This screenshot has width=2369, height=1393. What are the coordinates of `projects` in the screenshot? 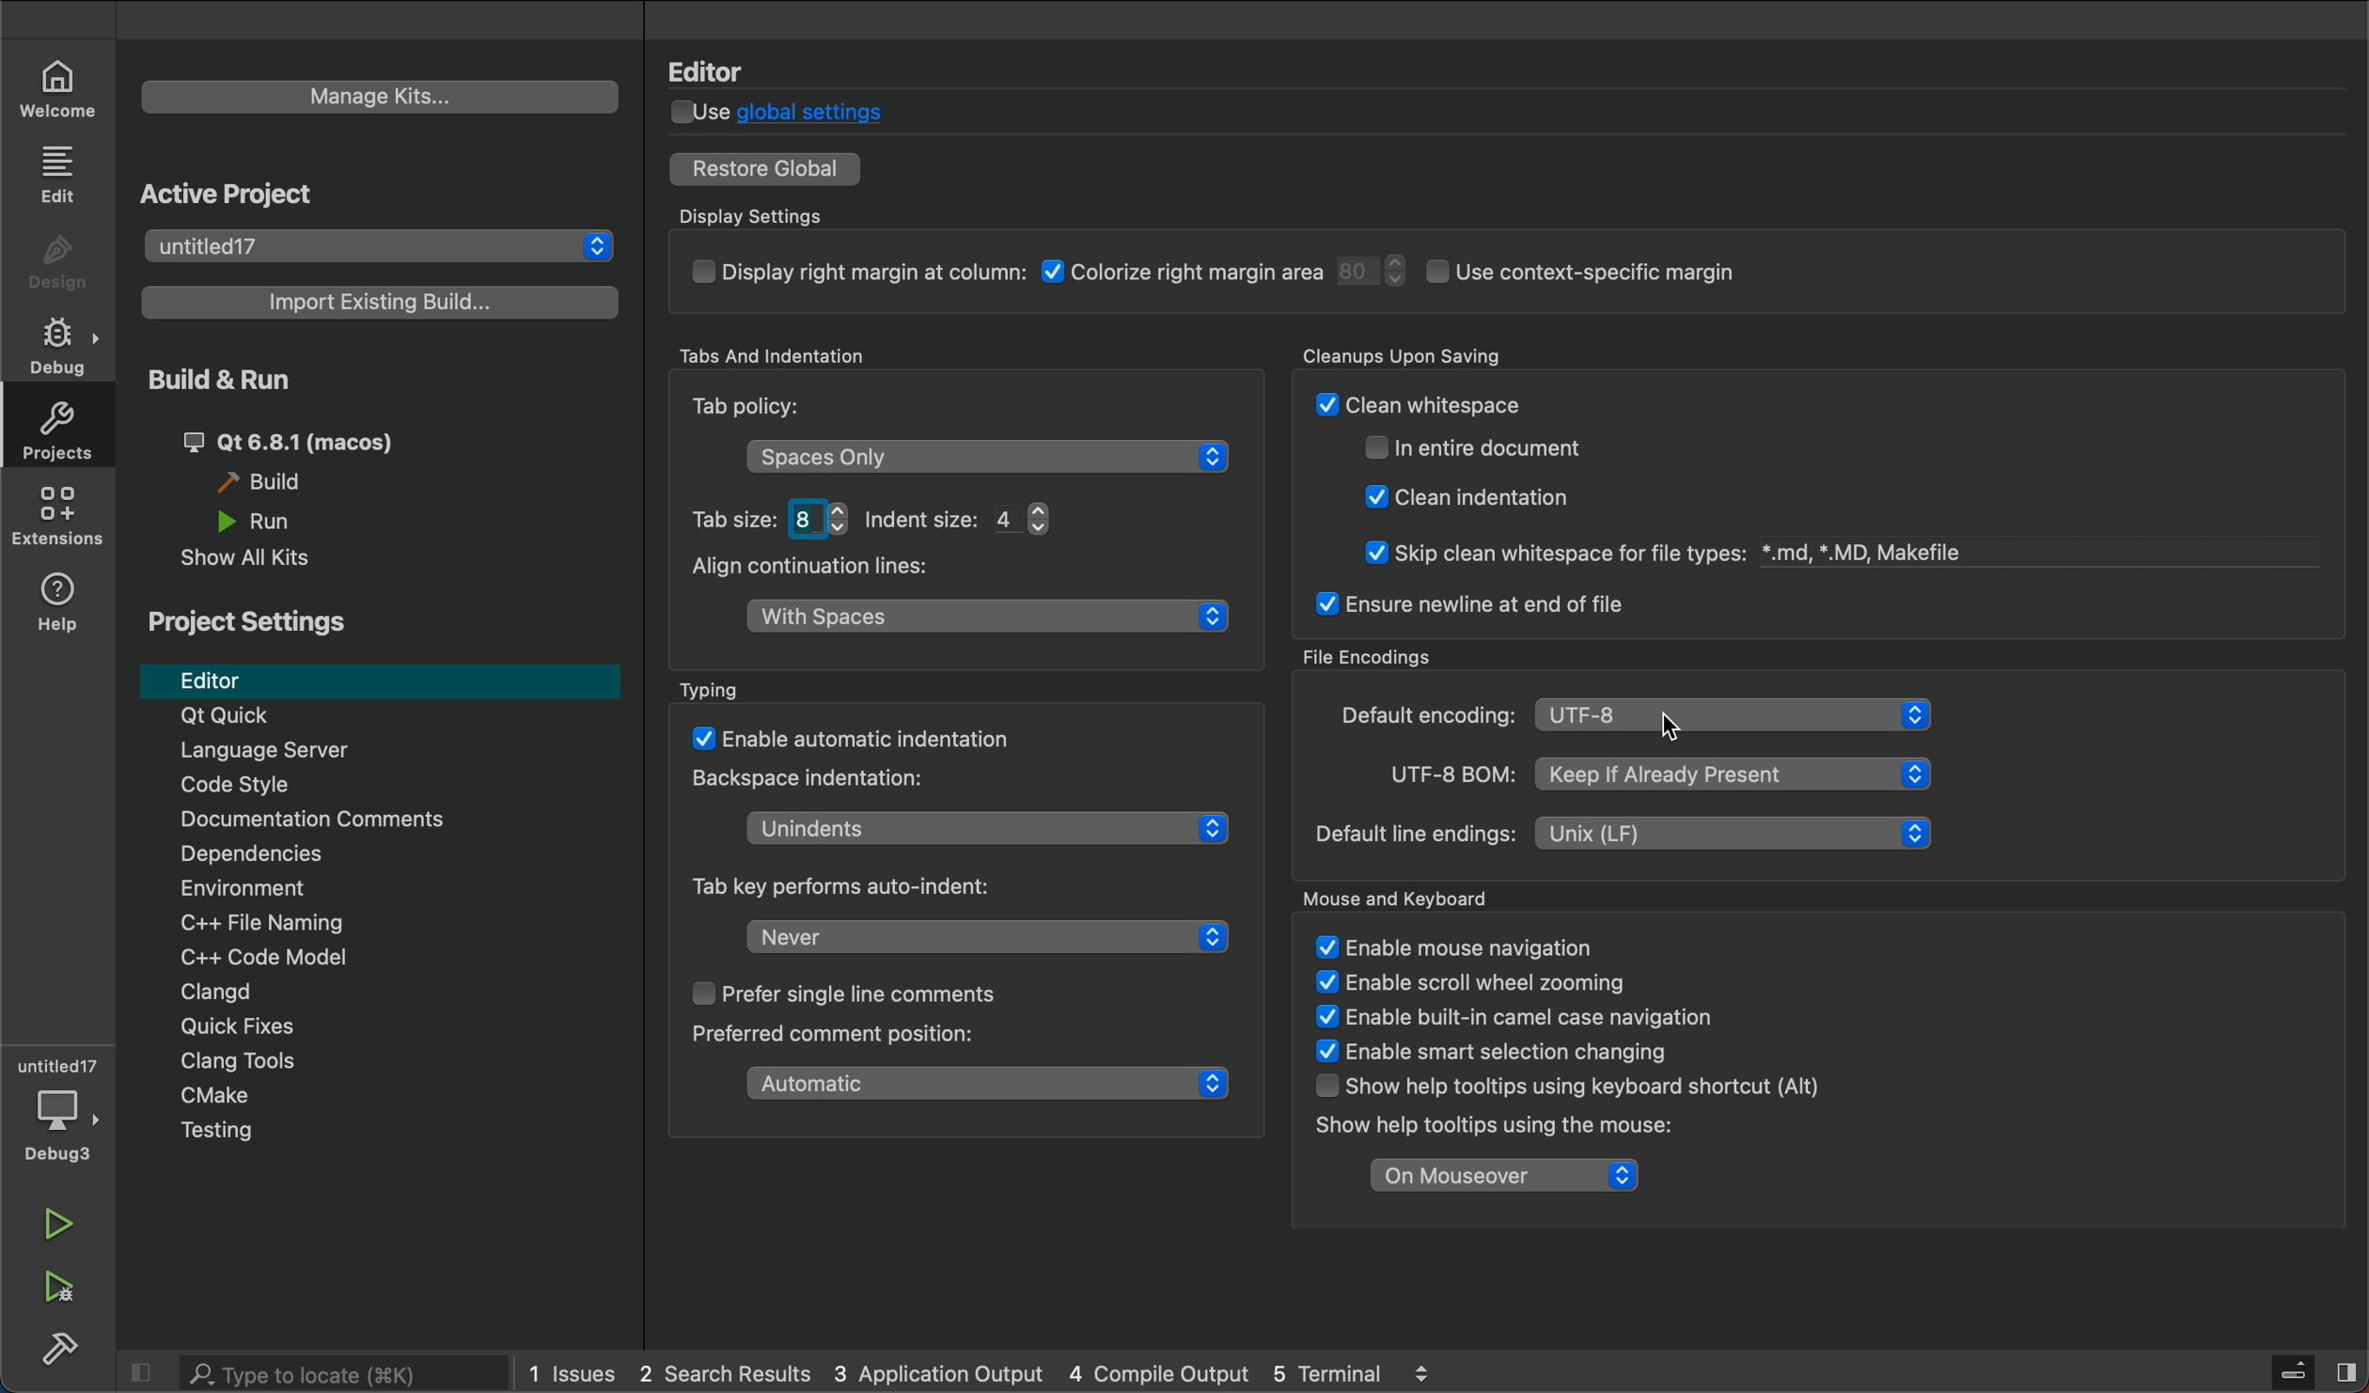 It's located at (66, 430).